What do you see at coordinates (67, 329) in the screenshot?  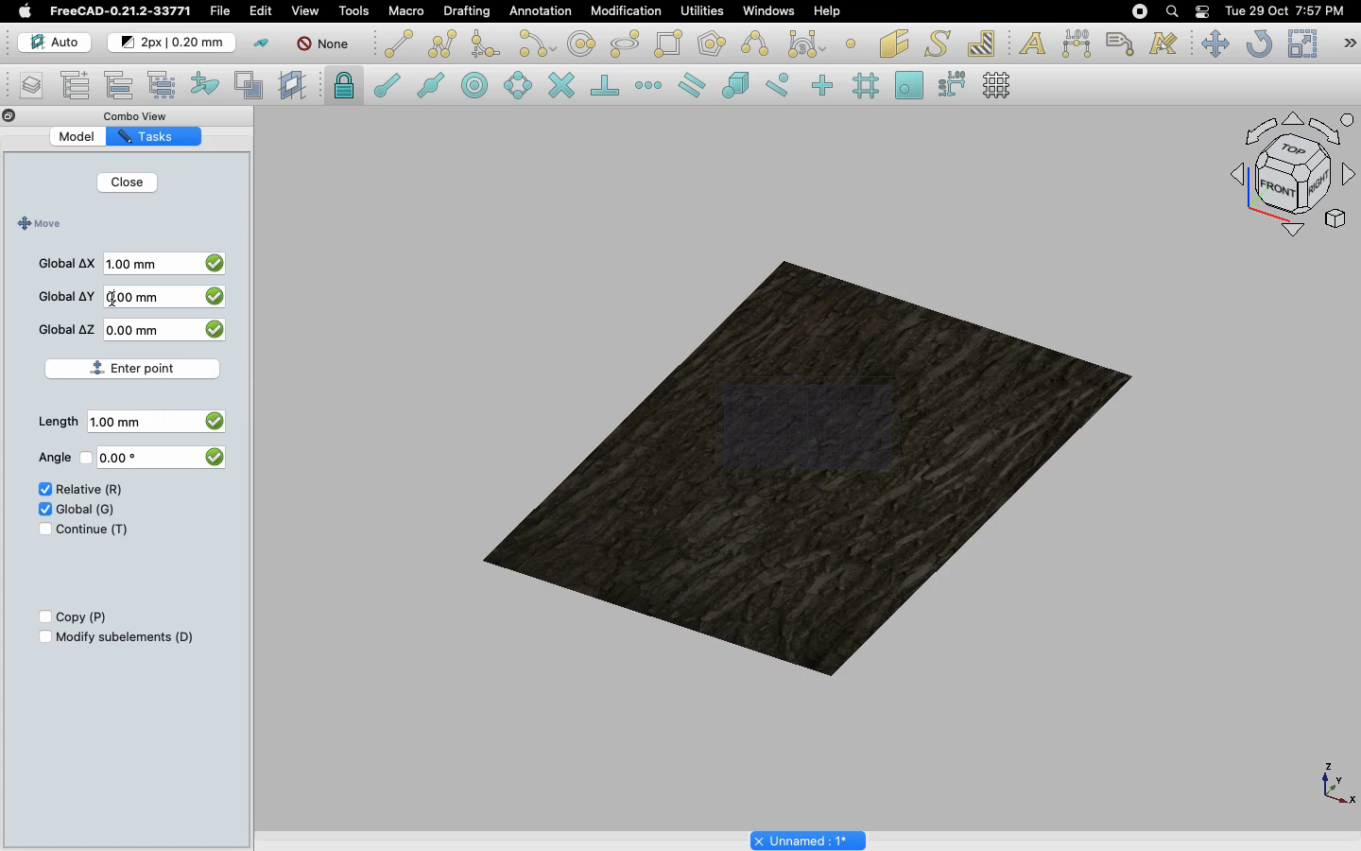 I see `Global Z` at bounding box center [67, 329].